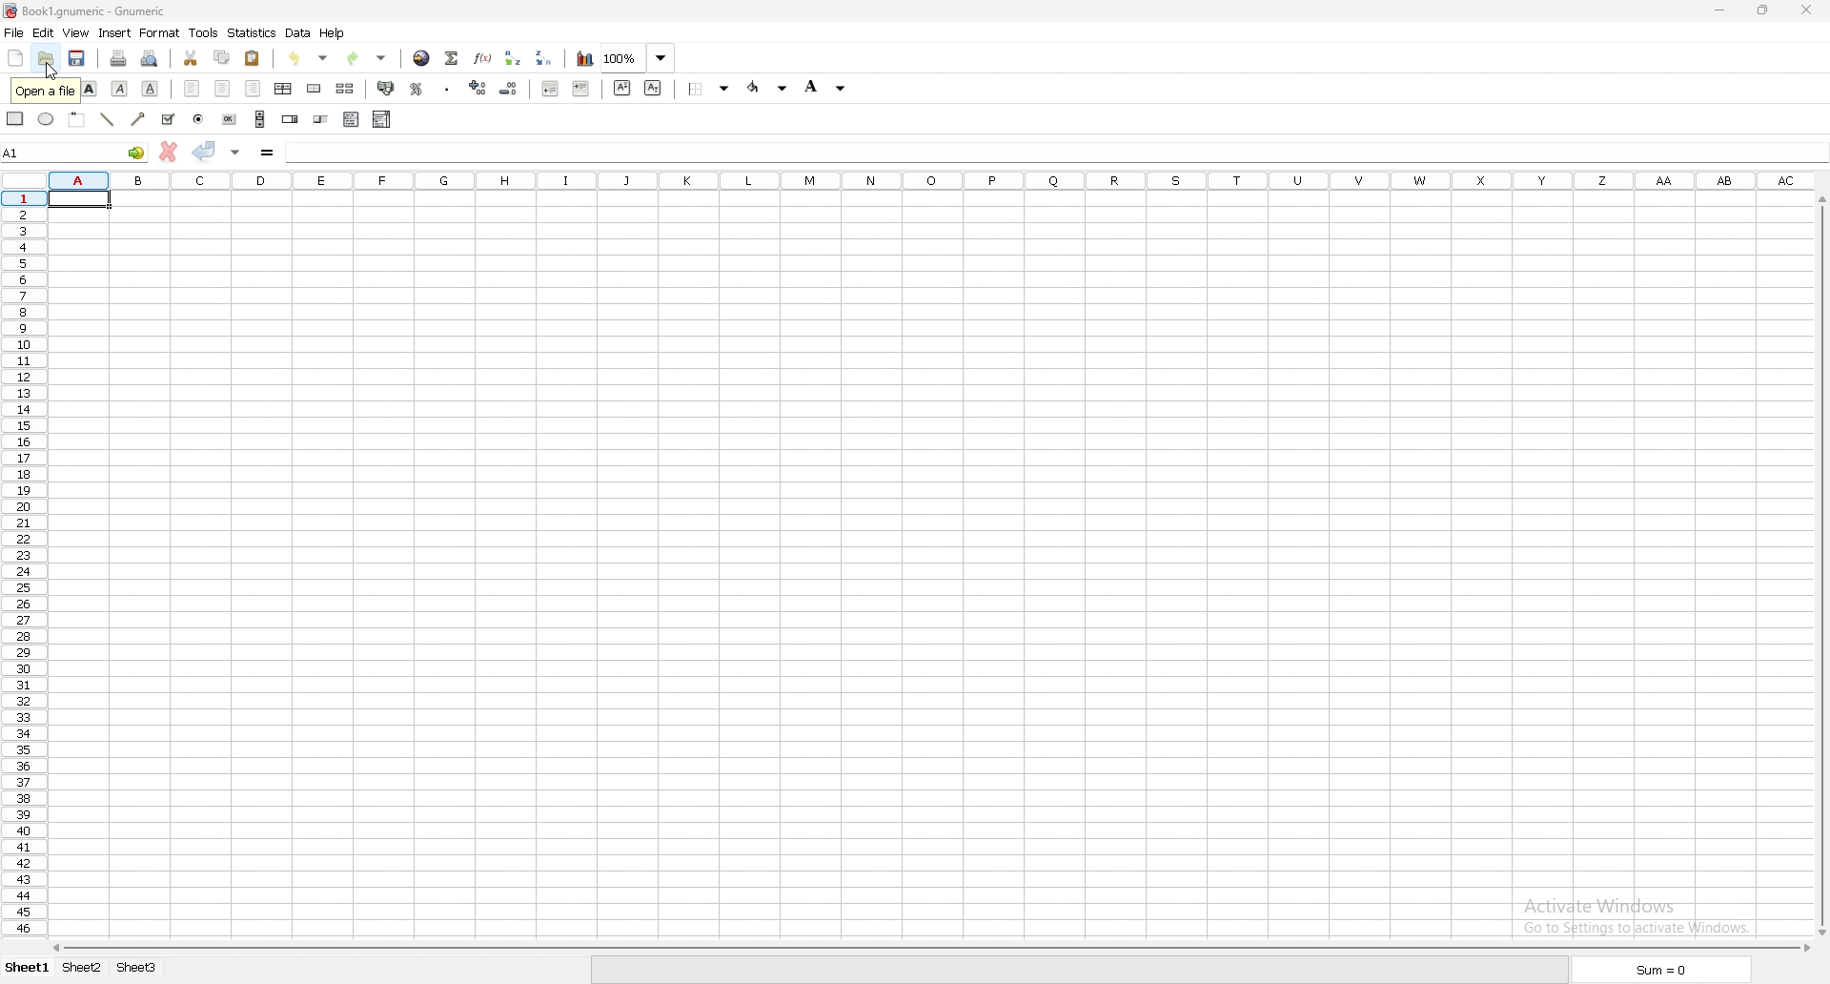 The image size is (1830, 984). I want to click on merge cell, so click(316, 89).